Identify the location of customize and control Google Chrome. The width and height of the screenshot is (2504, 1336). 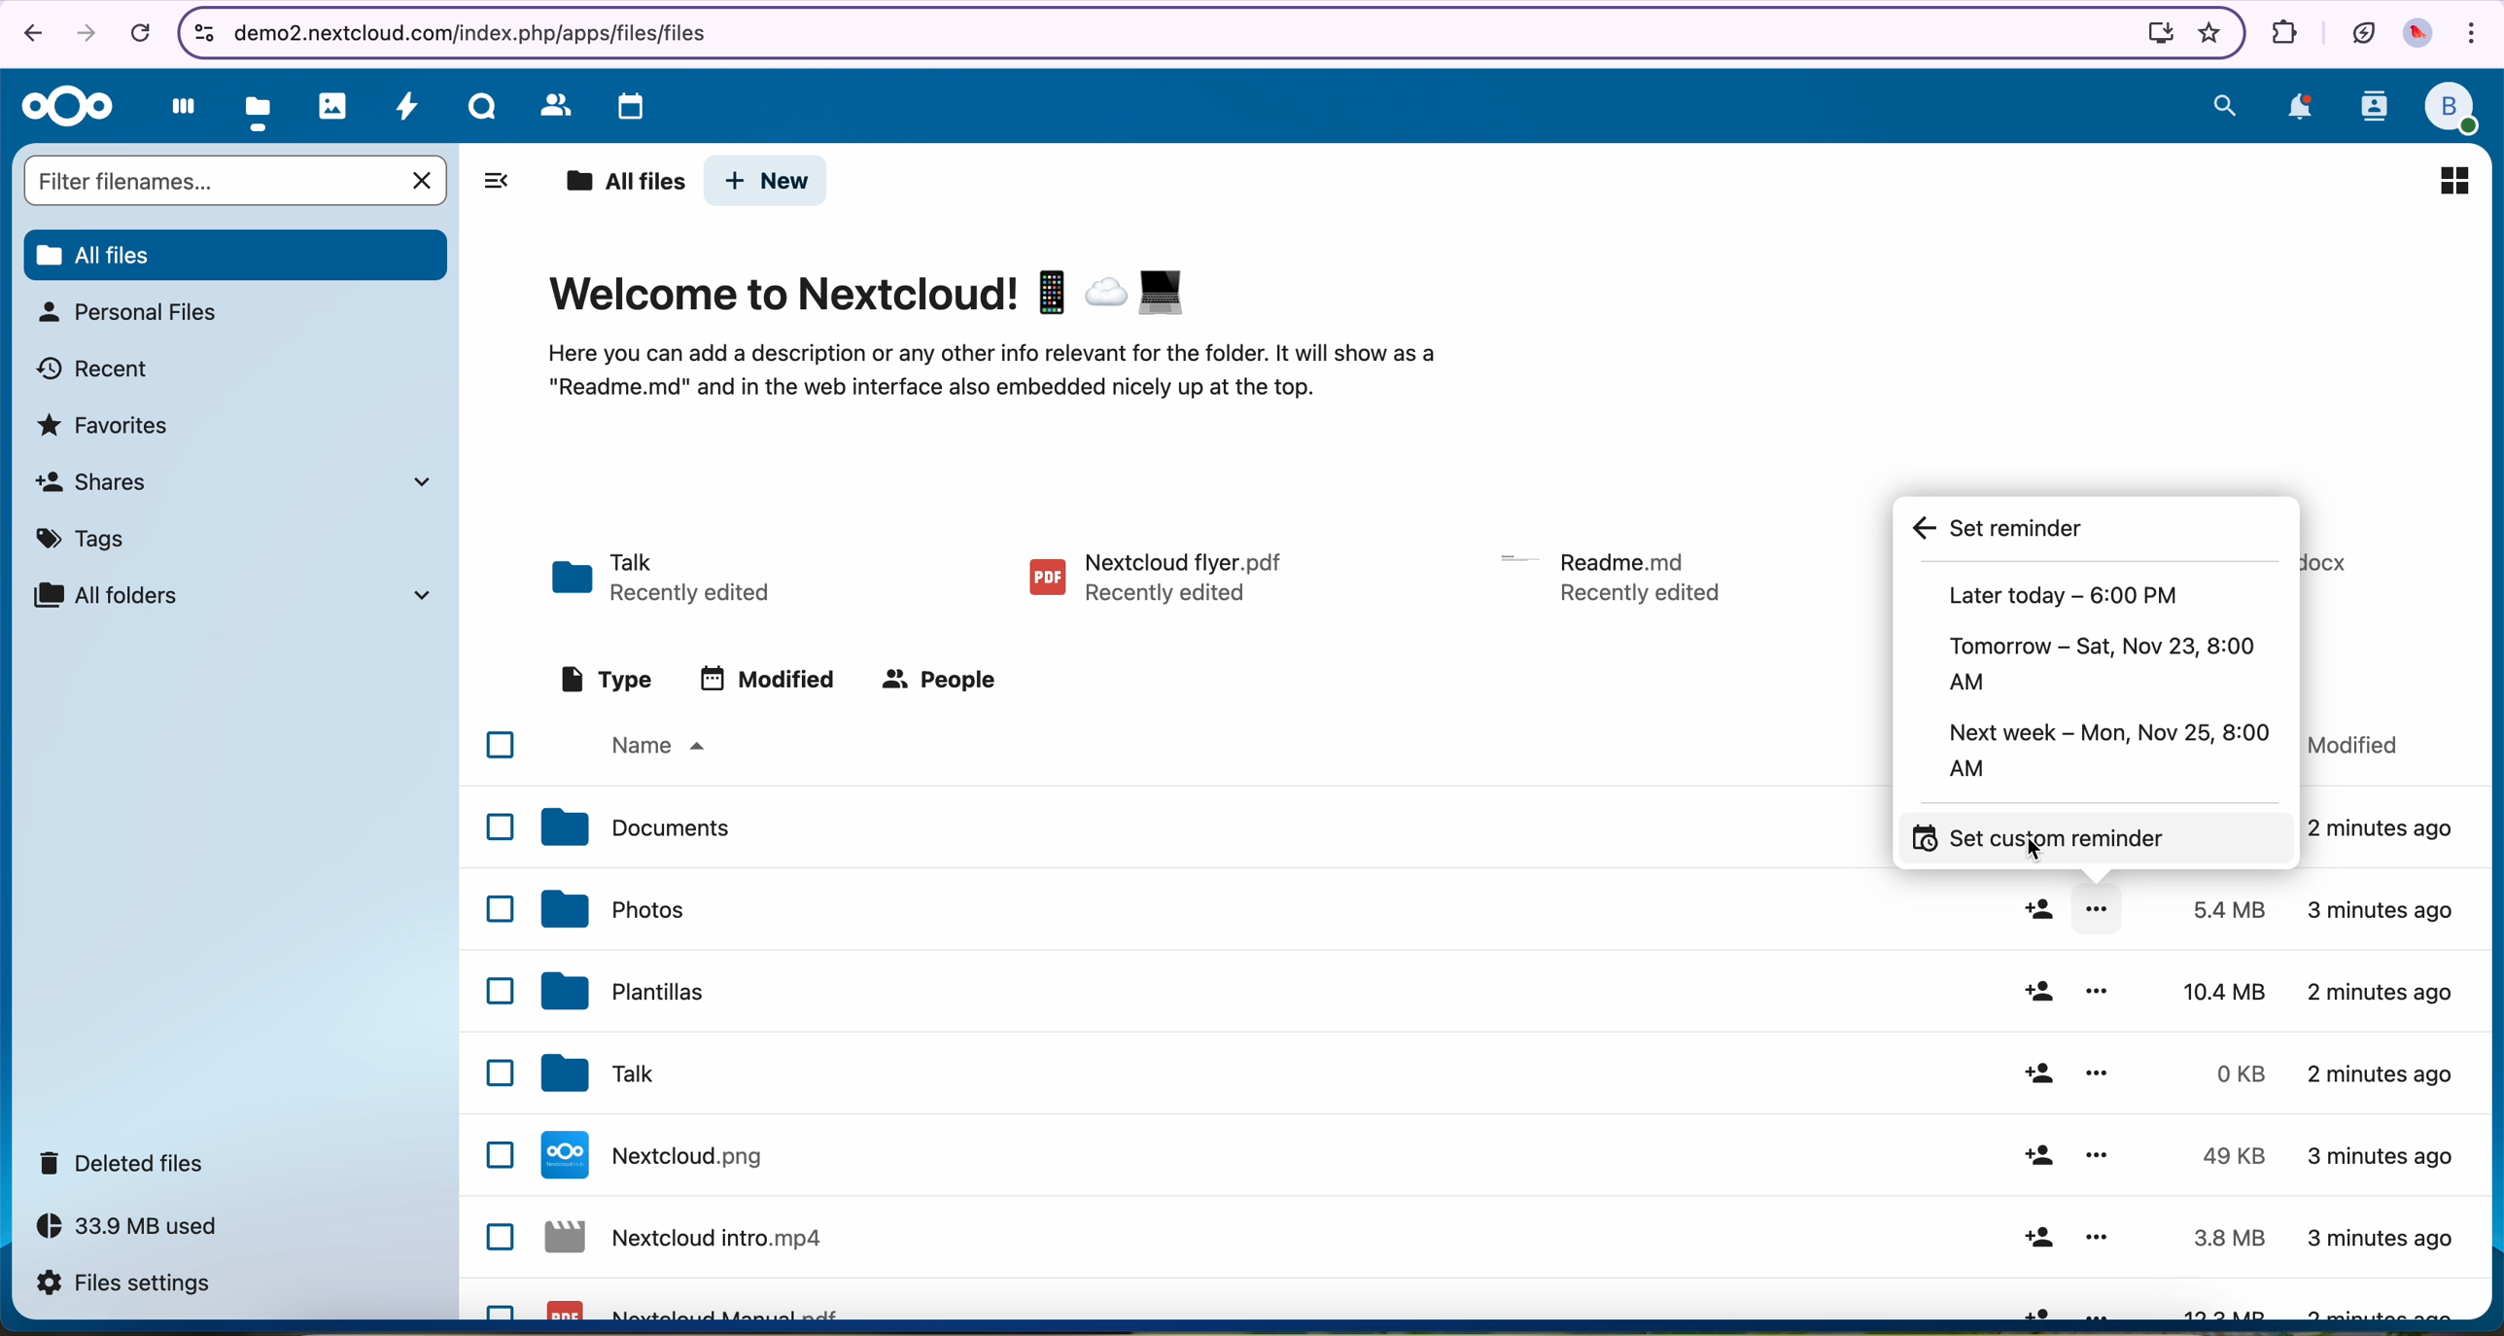
(2474, 36).